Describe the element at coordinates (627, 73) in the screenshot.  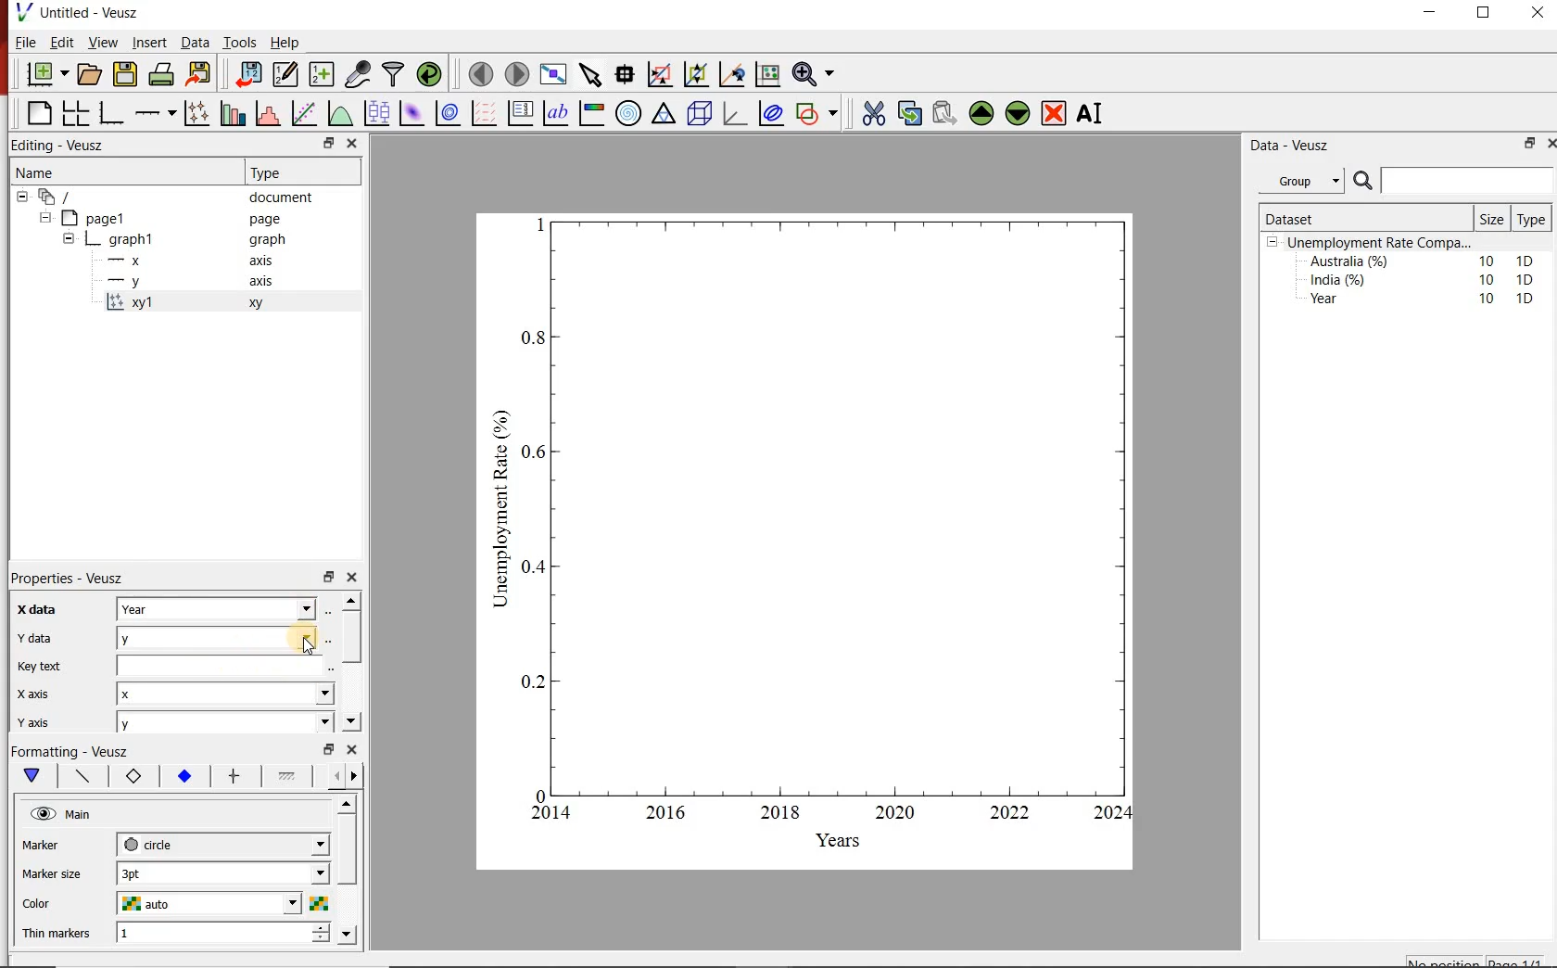
I see `read the data points` at that location.